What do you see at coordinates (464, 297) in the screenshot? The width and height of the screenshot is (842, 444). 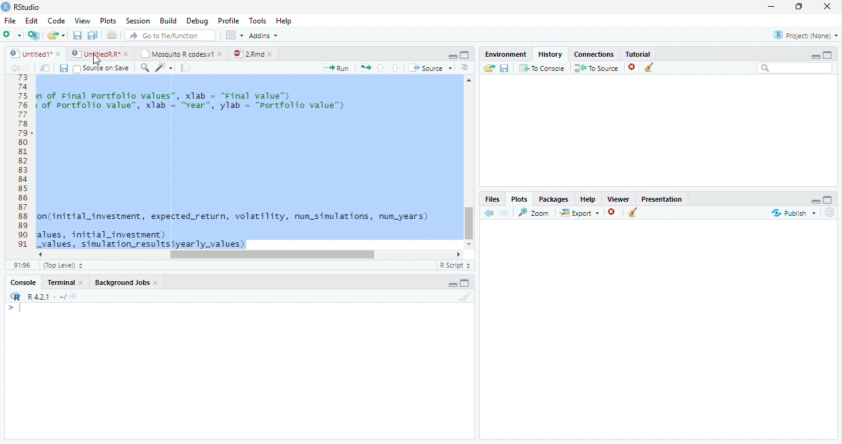 I see `Clear` at bounding box center [464, 297].